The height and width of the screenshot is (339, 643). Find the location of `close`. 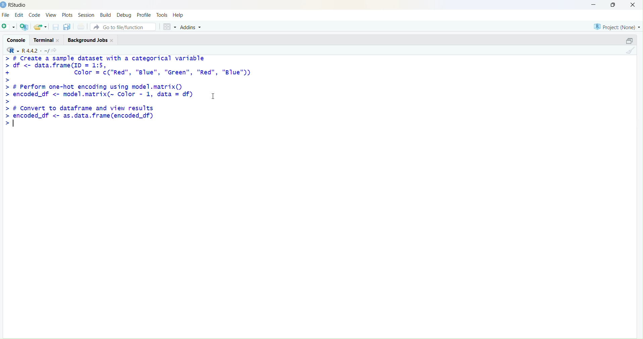

close is located at coordinates (112, 41).